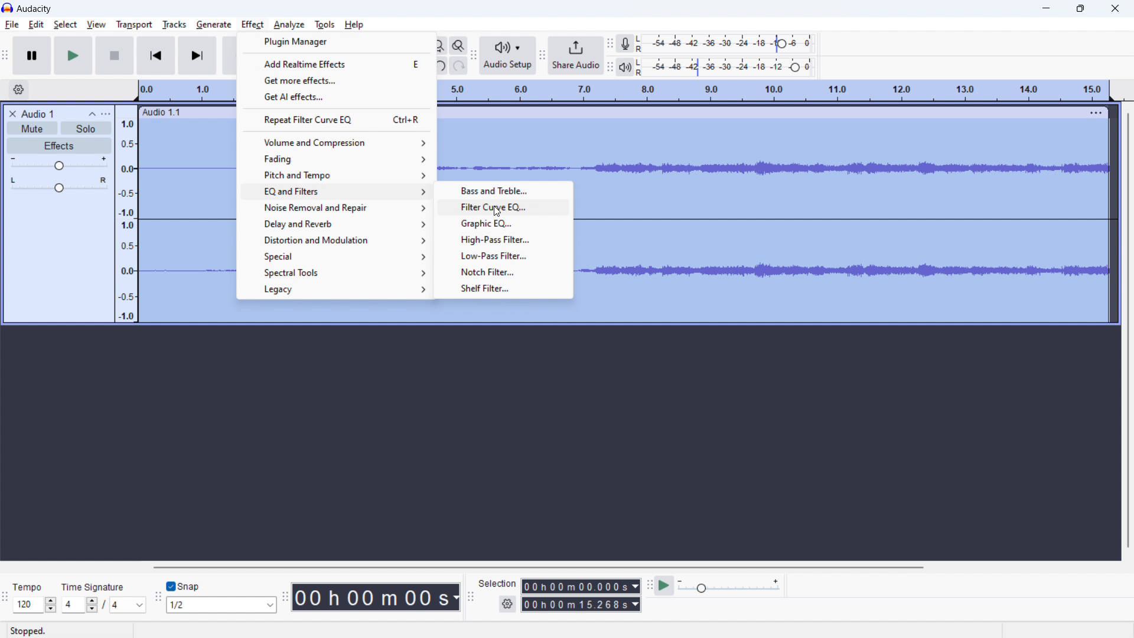 The width and height of the screenshot is (1134, 638). Describe the element at coordinates (127, 213) in the screenshot. I see `amplitude` at that location.